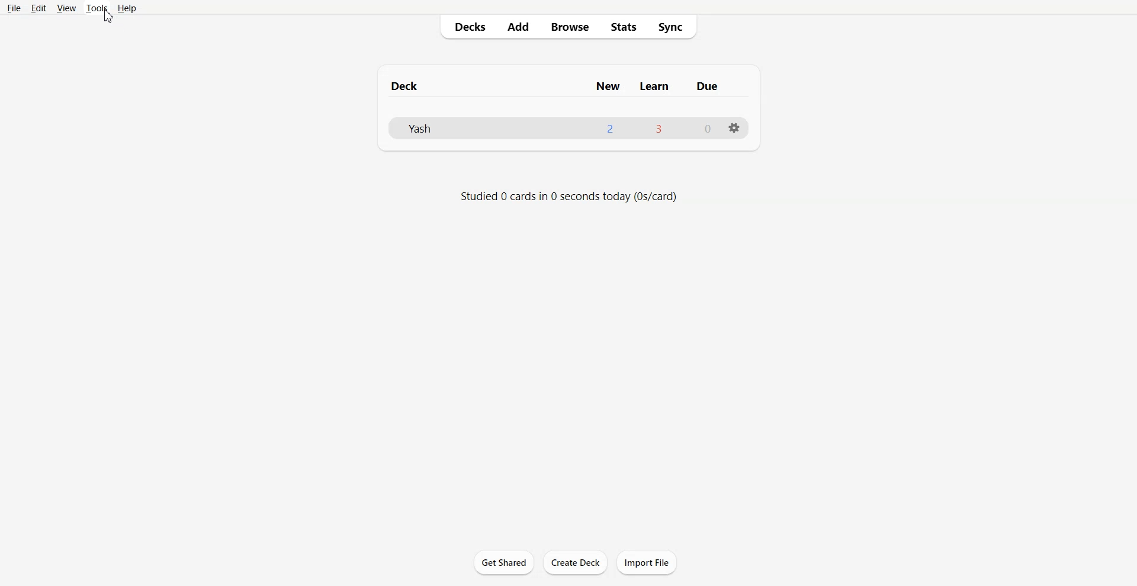  I want to click on Browse, so click(570, 27).